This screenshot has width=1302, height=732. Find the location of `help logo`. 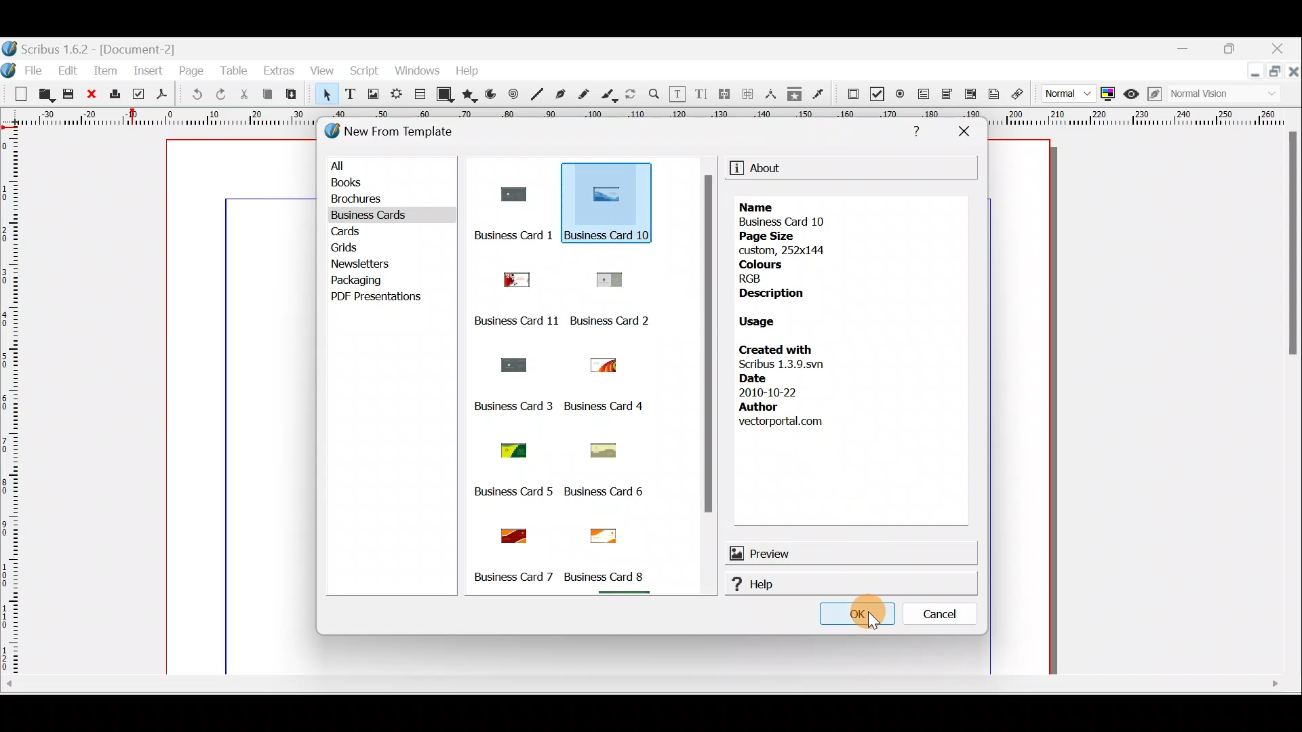

help logo is located at coordinates (732, 584).